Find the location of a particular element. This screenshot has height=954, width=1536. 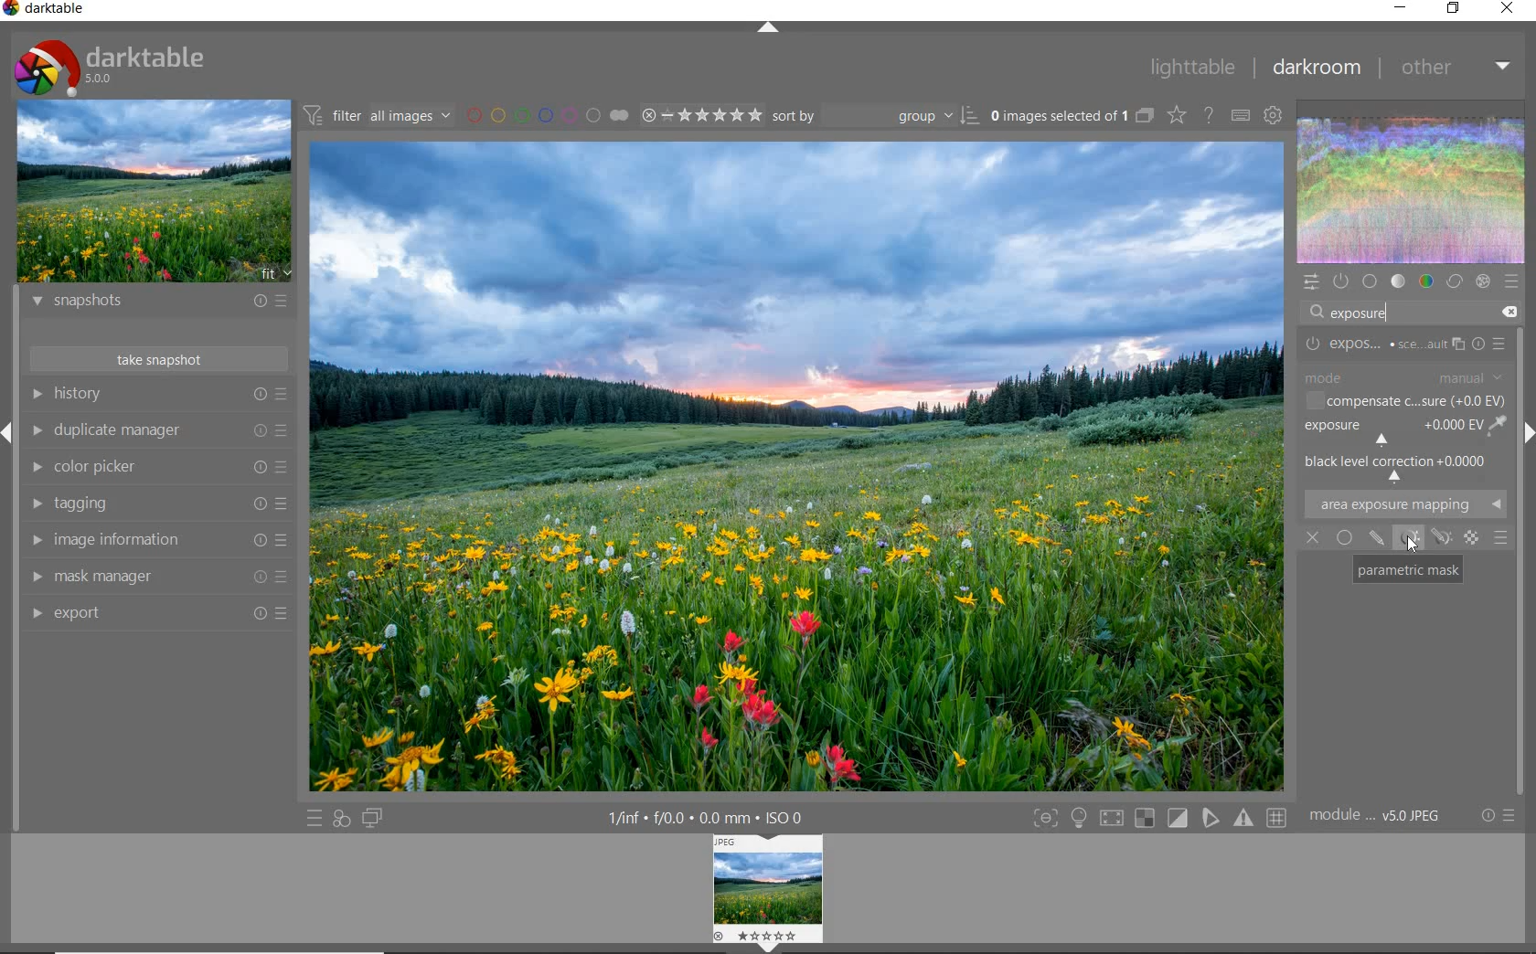

PICK GUI COLOR FROM IMAGE is located at coordinates (1499, 428).